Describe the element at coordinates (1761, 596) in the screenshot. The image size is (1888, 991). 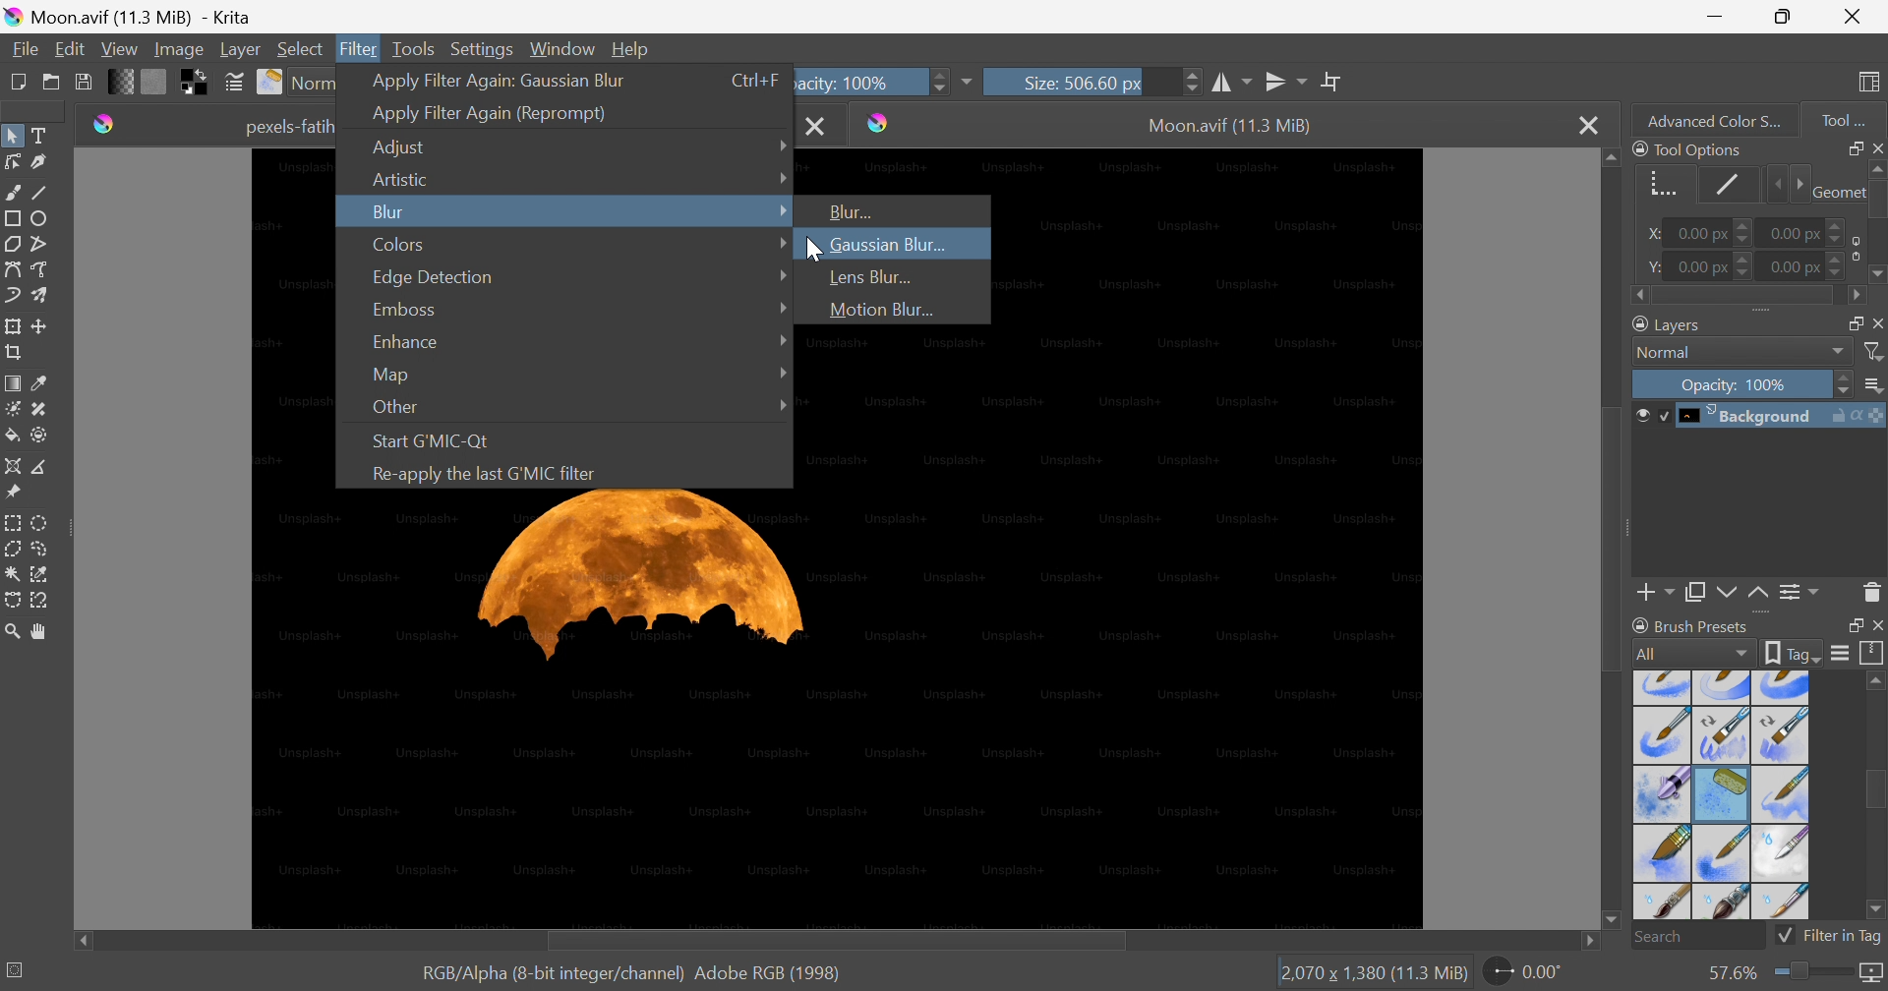
I see `Move layer or mask up` at that location.